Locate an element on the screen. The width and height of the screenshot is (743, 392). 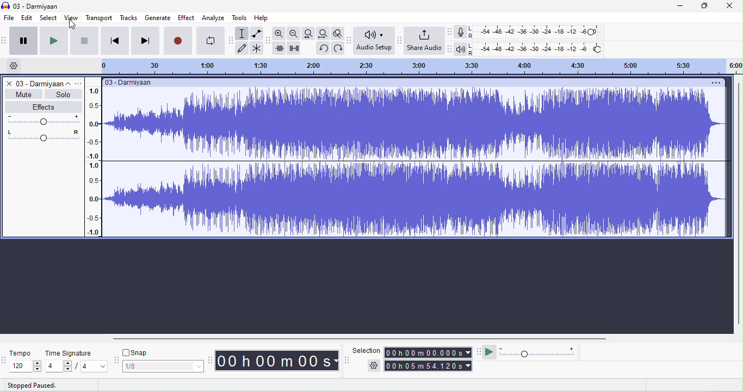
horizontal scroll bar is located at coordinates (361, 339).